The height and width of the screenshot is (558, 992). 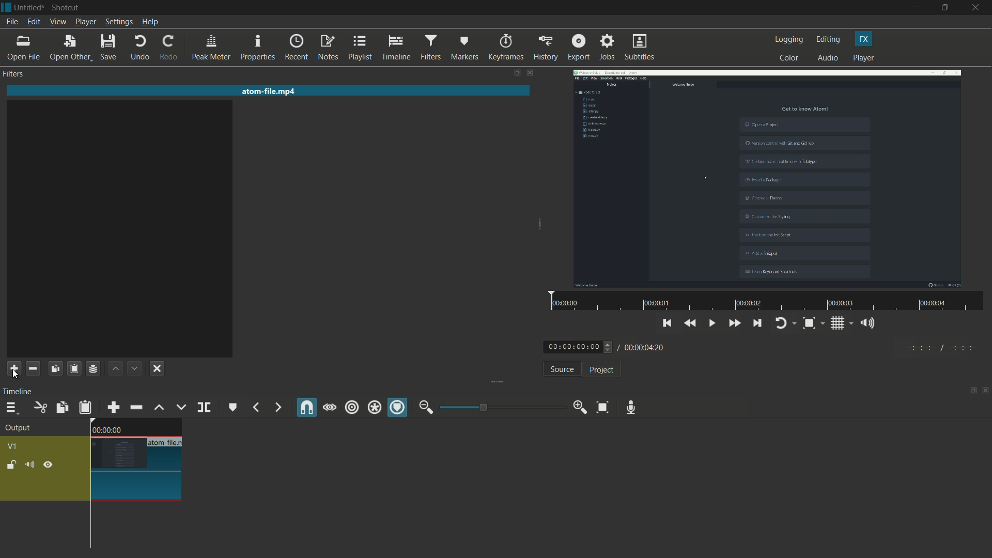 What do you see at coordinates (86, 22) in the screenshot?
I see `player menu` at bounding box center [86, 22].